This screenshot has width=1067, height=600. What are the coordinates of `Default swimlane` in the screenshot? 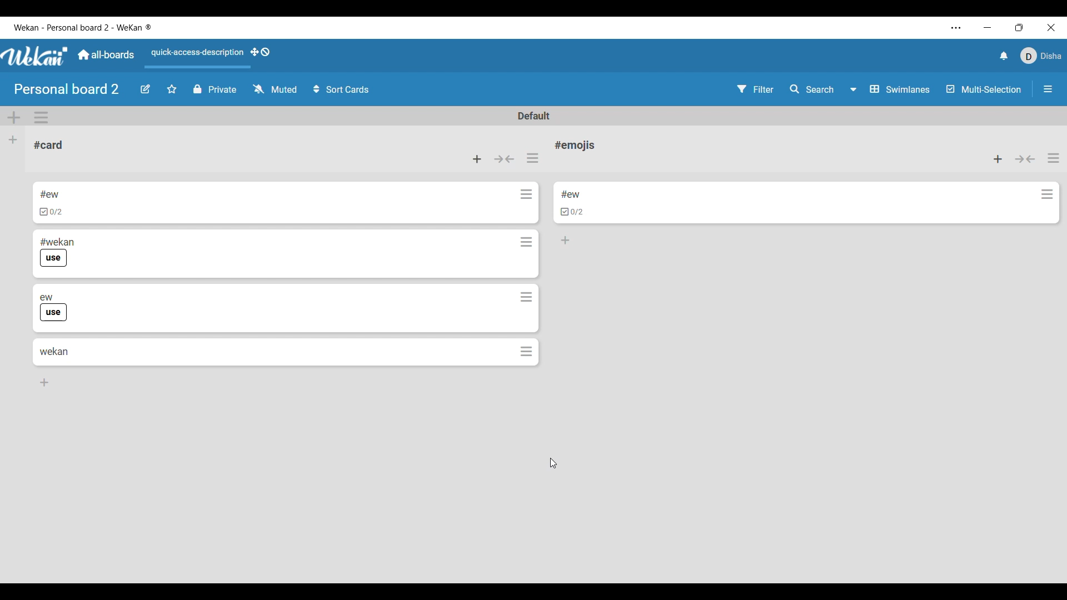 It's located at (535, 116).